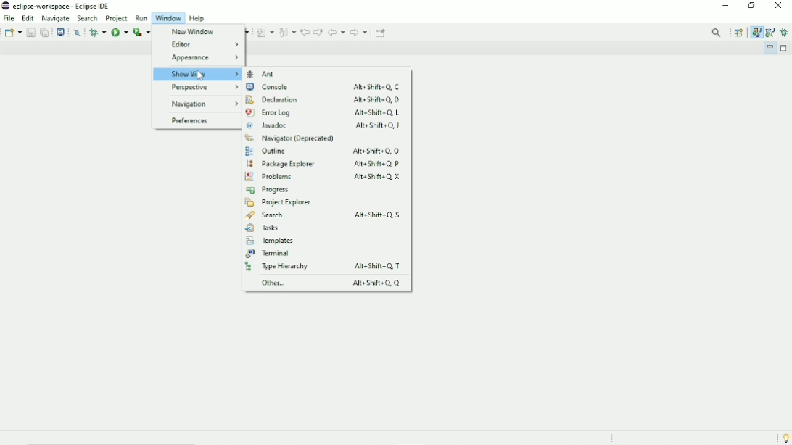  What do you see at coordinates (754, 7) in the screenshot?
I see `Restore ` at bounding box center [754, 7].